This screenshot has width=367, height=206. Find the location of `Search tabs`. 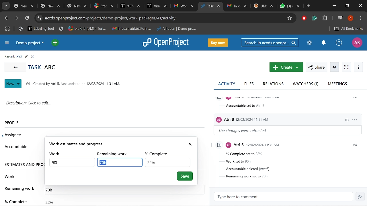

Search tabs is located at coordinates (6, 6).